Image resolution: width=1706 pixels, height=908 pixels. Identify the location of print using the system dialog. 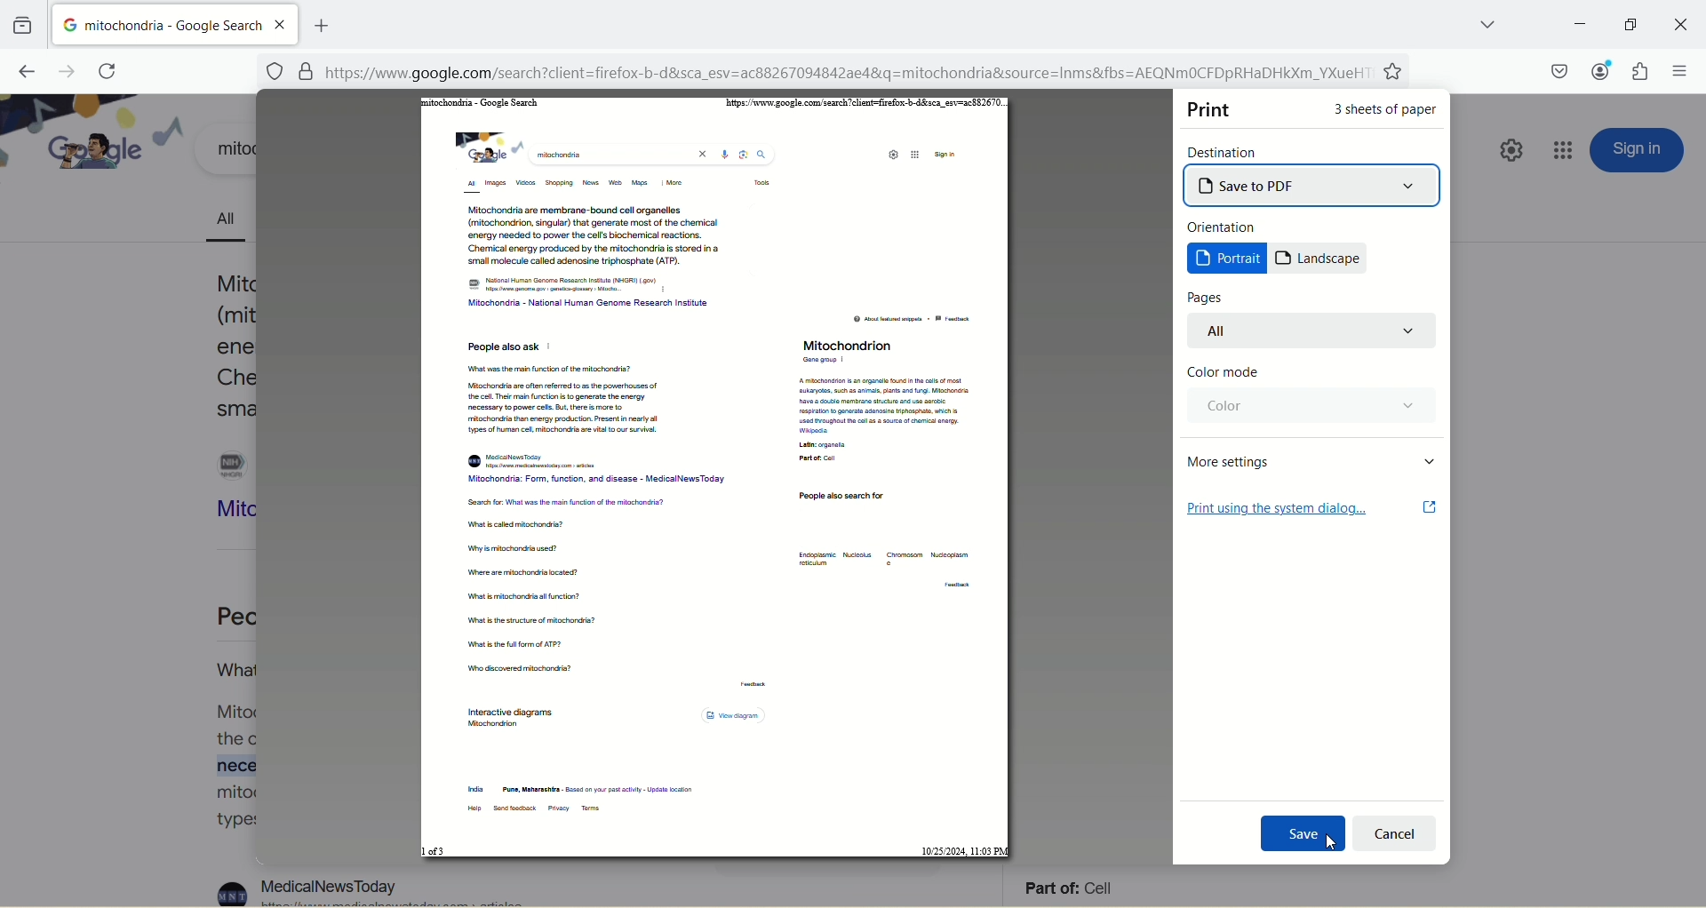
(1312, 508).